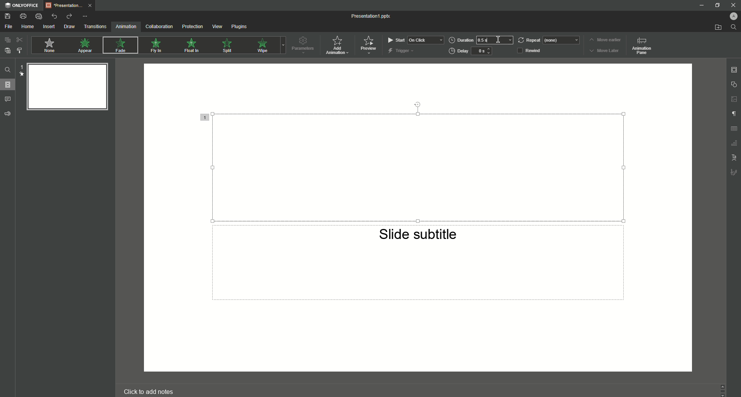  I want to click on Comments, so click(8, 99).